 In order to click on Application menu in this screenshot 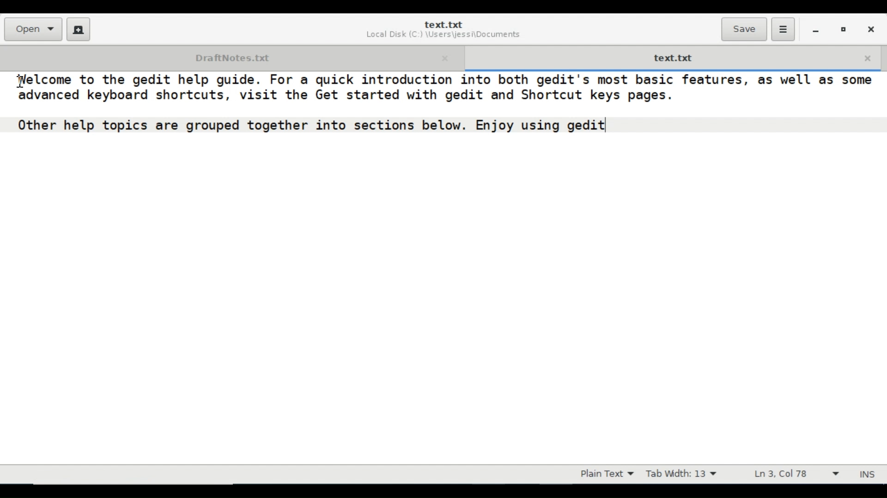, I will do `click(783, 30)`.